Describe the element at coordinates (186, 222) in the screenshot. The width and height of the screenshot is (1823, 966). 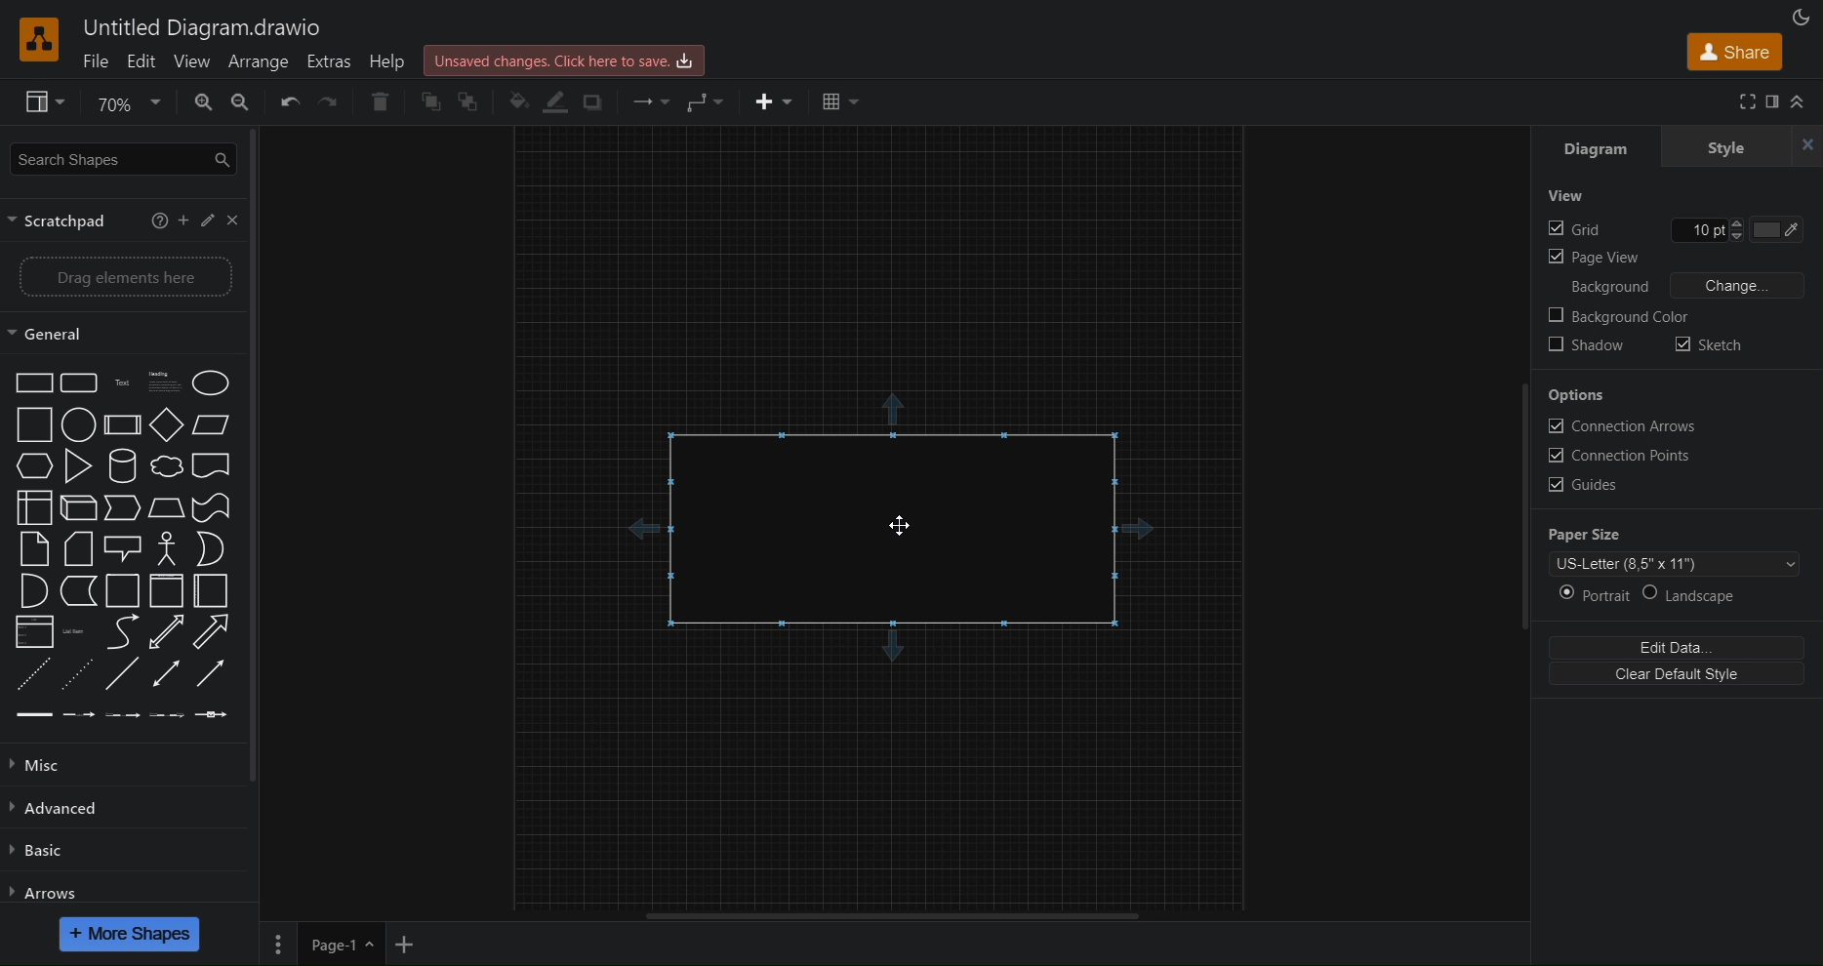
I see `add` at that location.